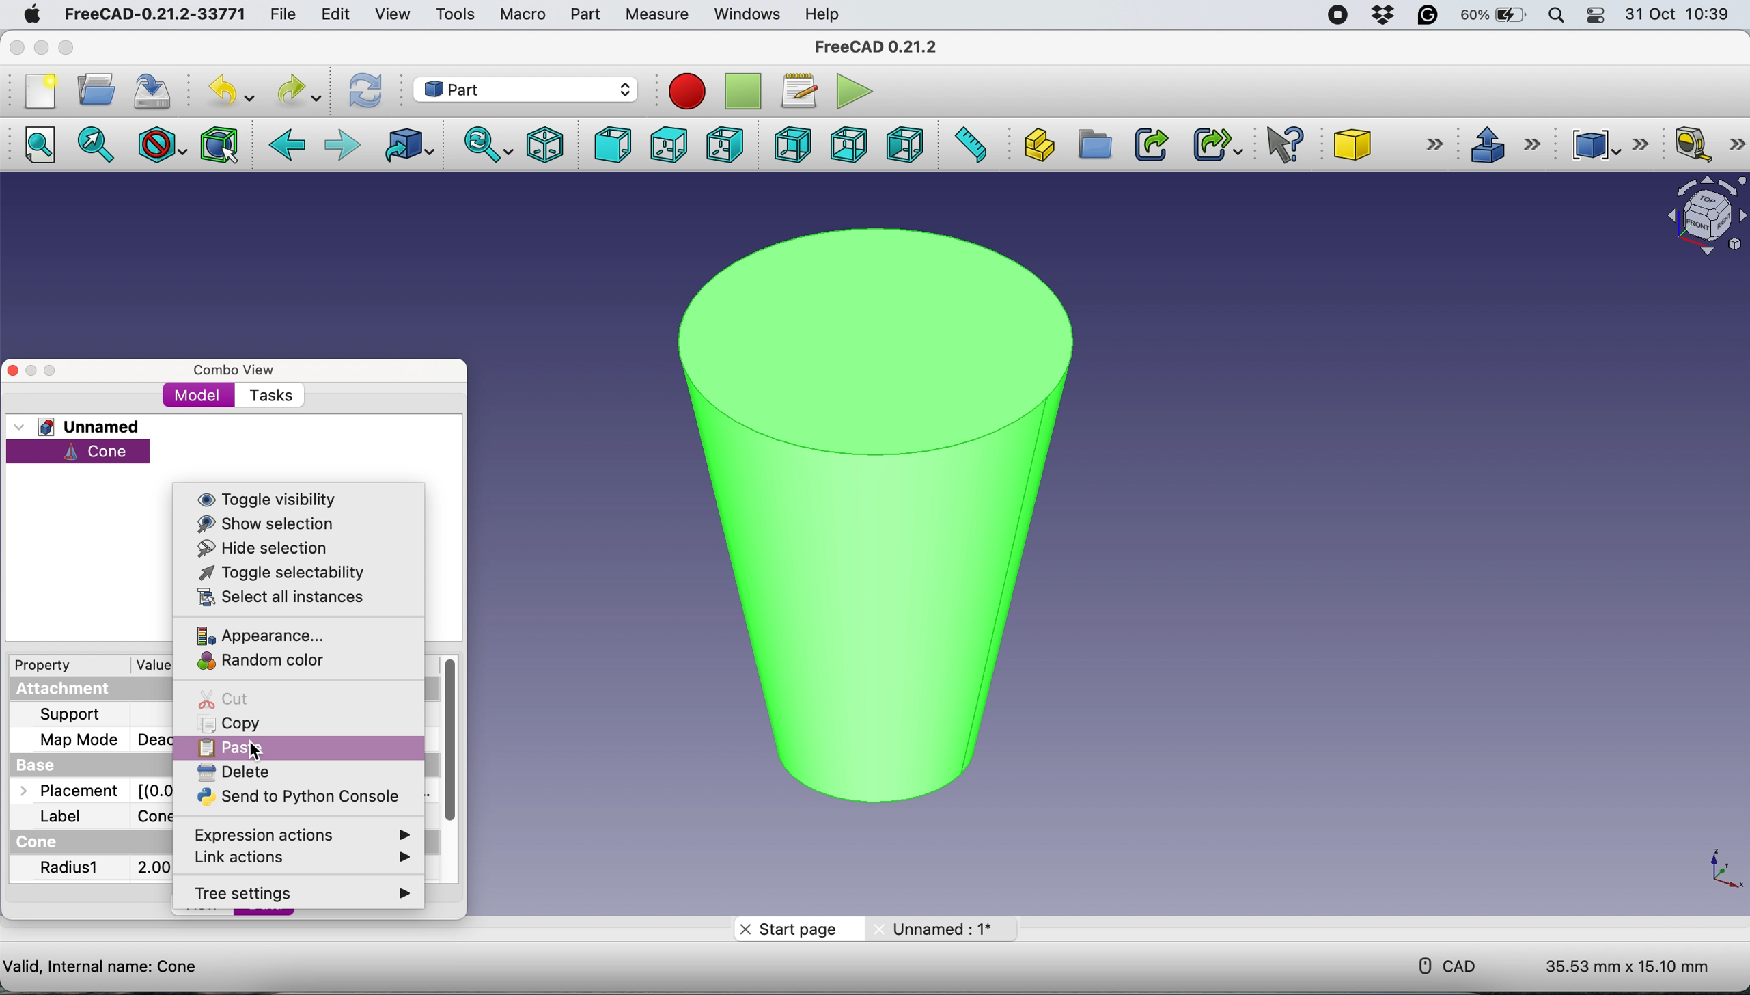 This screenshot has height=995, width=1750. What do you see at coordinates (36, 90) in the screenshot?
I see `new` at bounding box center [36, 90].